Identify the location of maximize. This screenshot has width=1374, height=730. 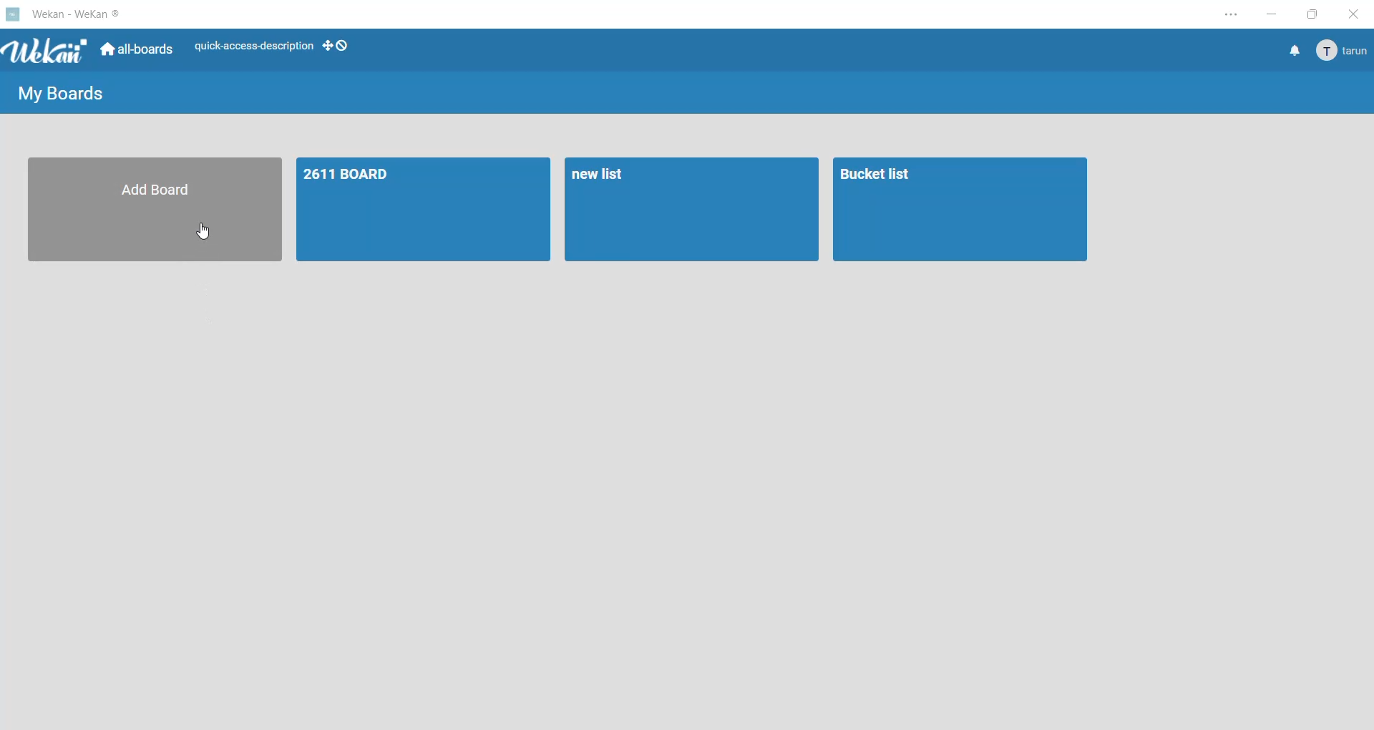
(1312, 14).